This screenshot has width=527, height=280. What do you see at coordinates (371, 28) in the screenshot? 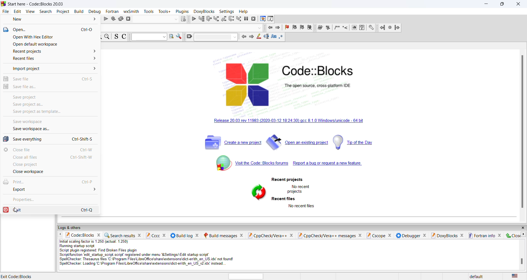
I see `setting` at bounding box center [371, 28].